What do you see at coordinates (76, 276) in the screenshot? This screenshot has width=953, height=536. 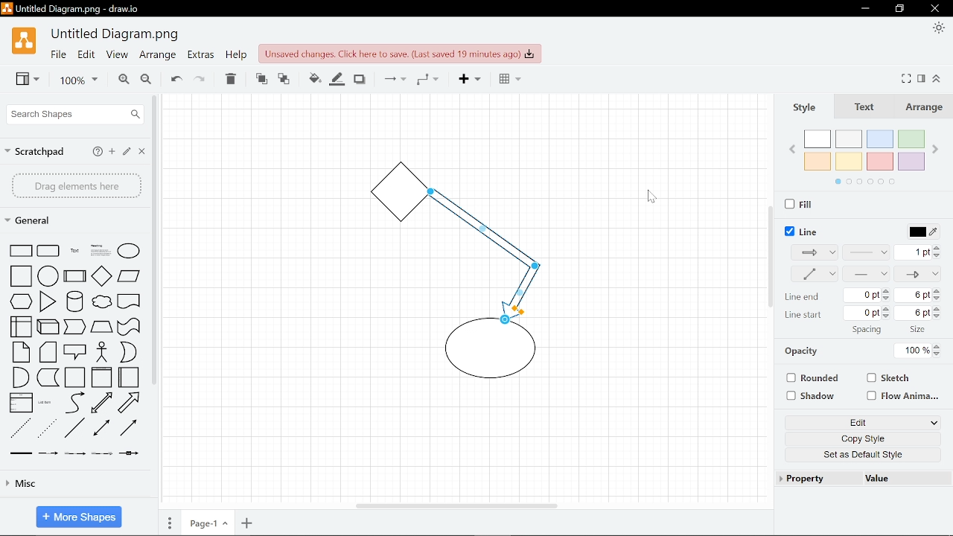 I see `shape` at bounding box center [76, 276].